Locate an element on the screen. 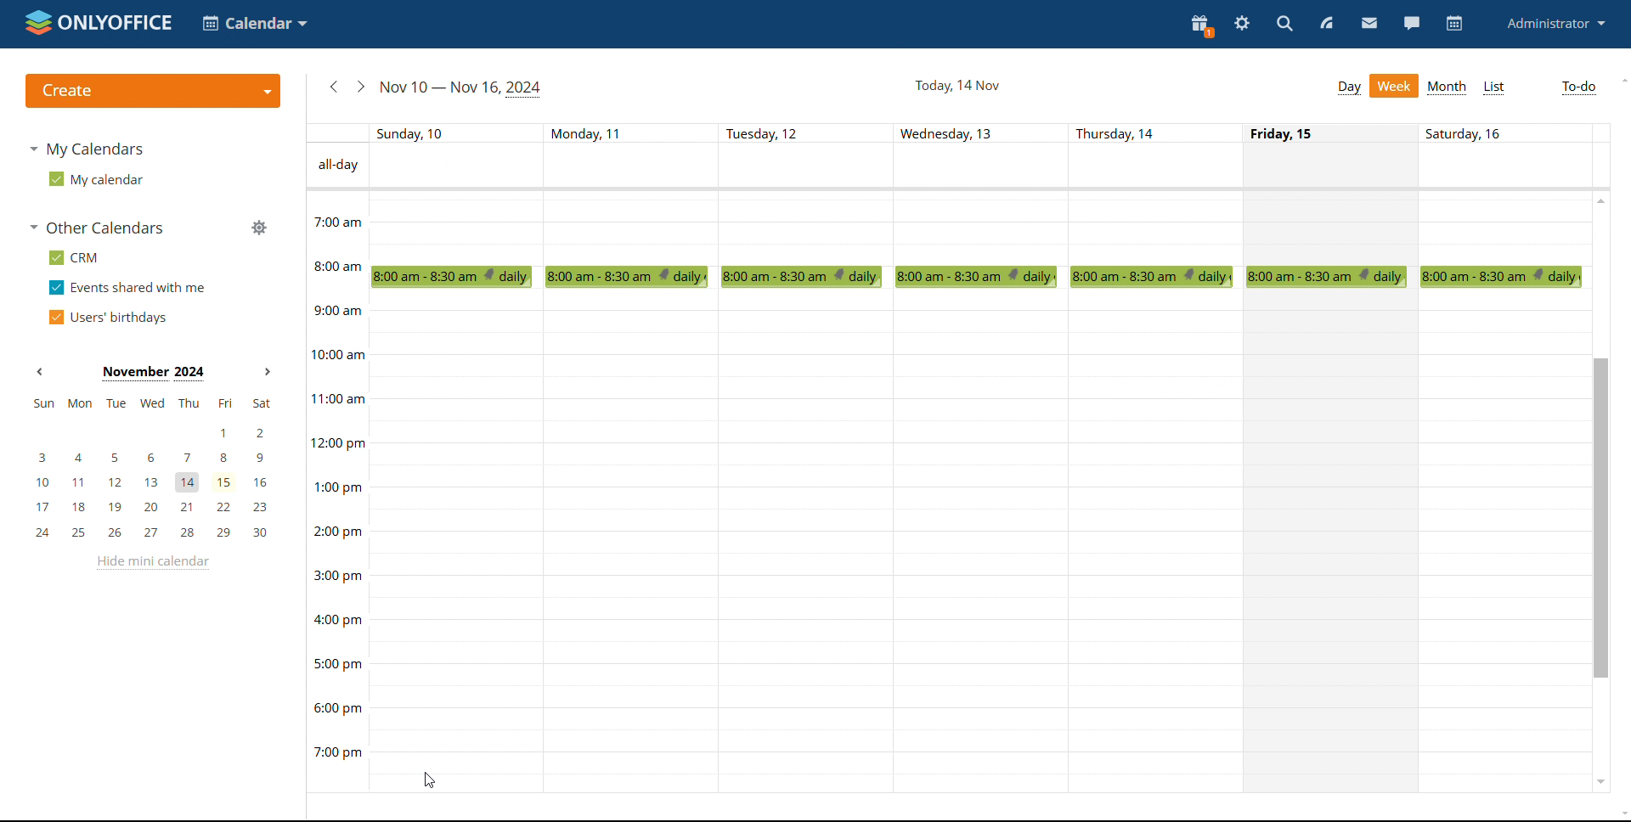 The height and width of the screenshot is (822, 1631). indiviual date is located at coordinates (956, 132).